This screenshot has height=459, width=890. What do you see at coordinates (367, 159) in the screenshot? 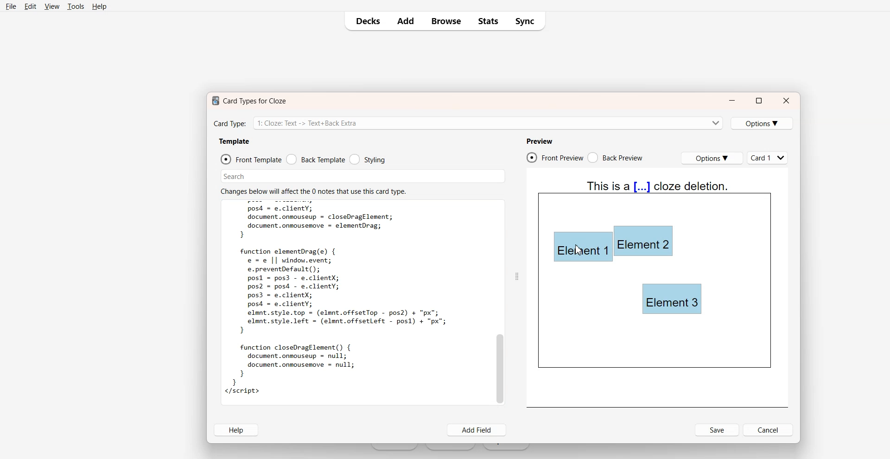
I see `Styling` at bounding box center [367, 159].